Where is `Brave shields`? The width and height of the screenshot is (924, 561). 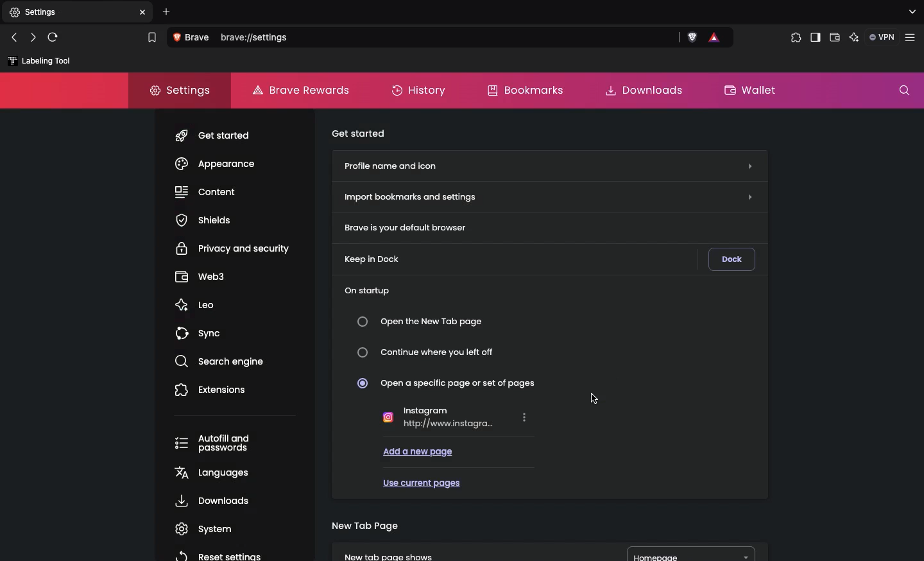
Brave shields is located at coordinates (693, 38).